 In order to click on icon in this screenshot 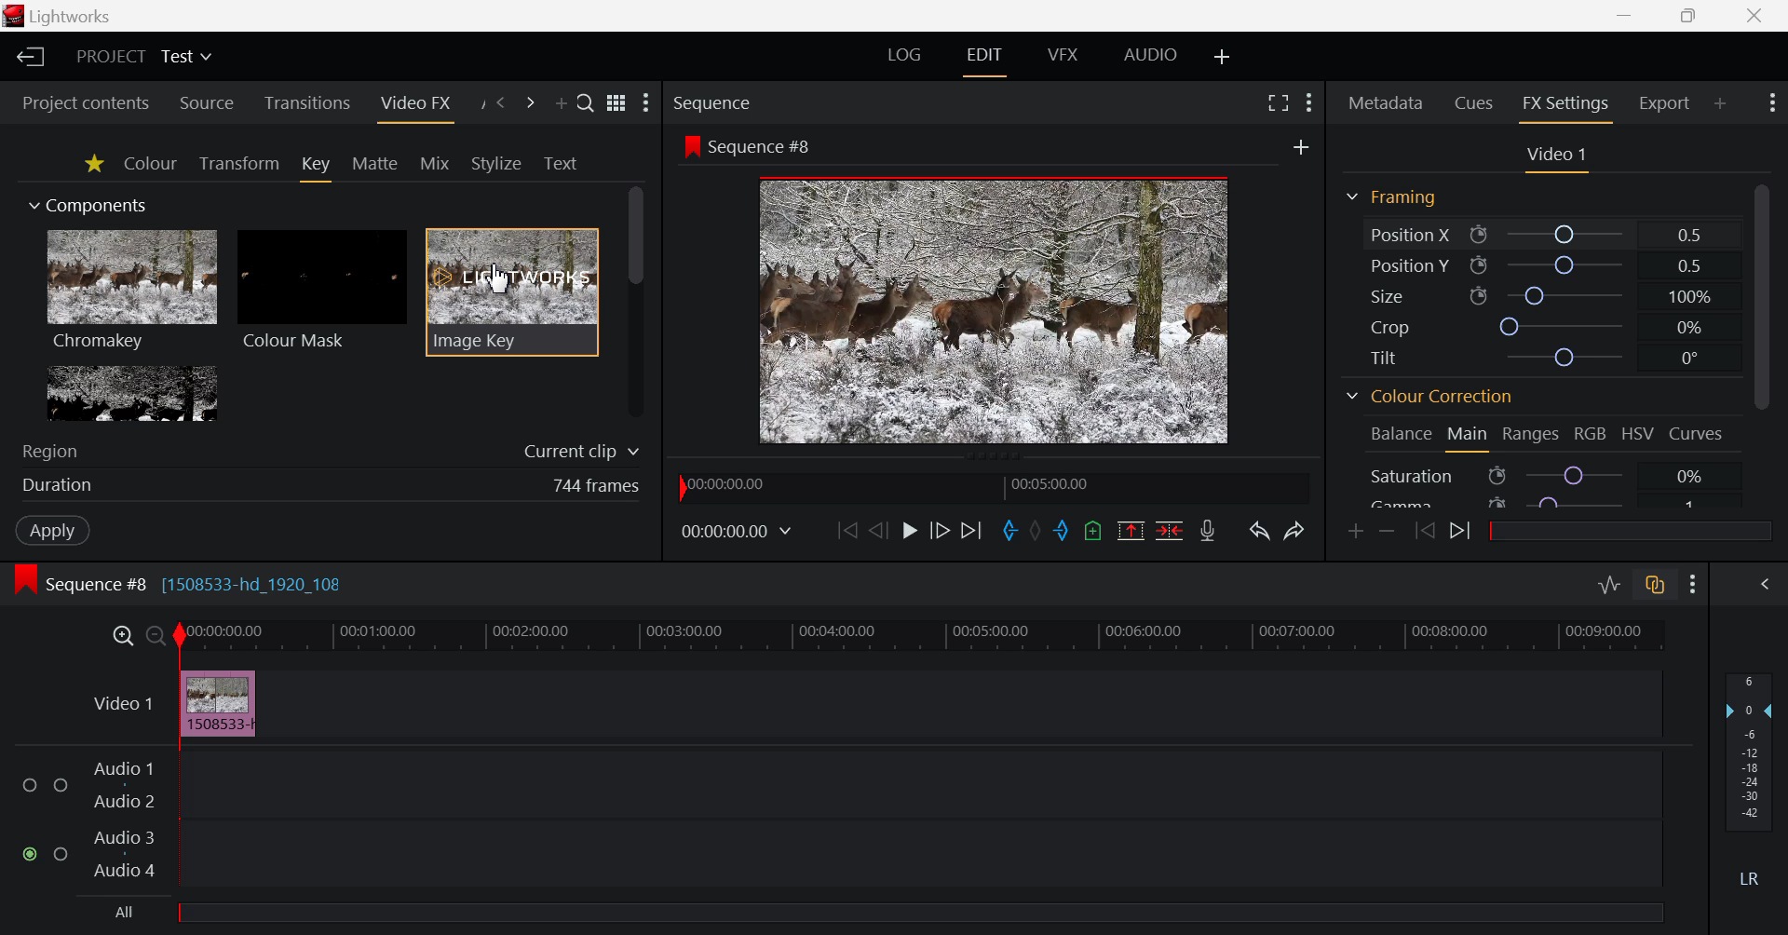, I will do `click(1479, 297)`.